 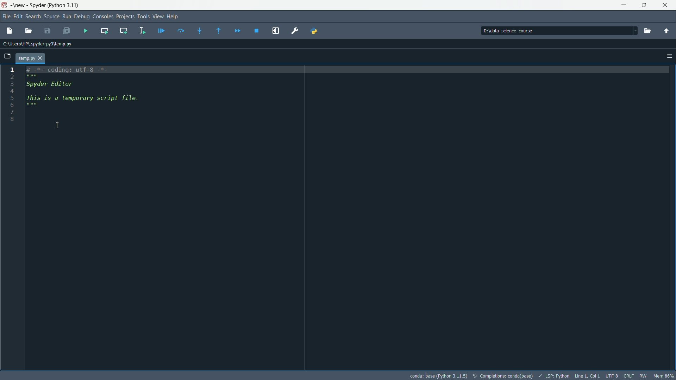 What do you see at coordinates (29, 59) in the screenshot?
I see `file name` at bounding box center [29, 59].